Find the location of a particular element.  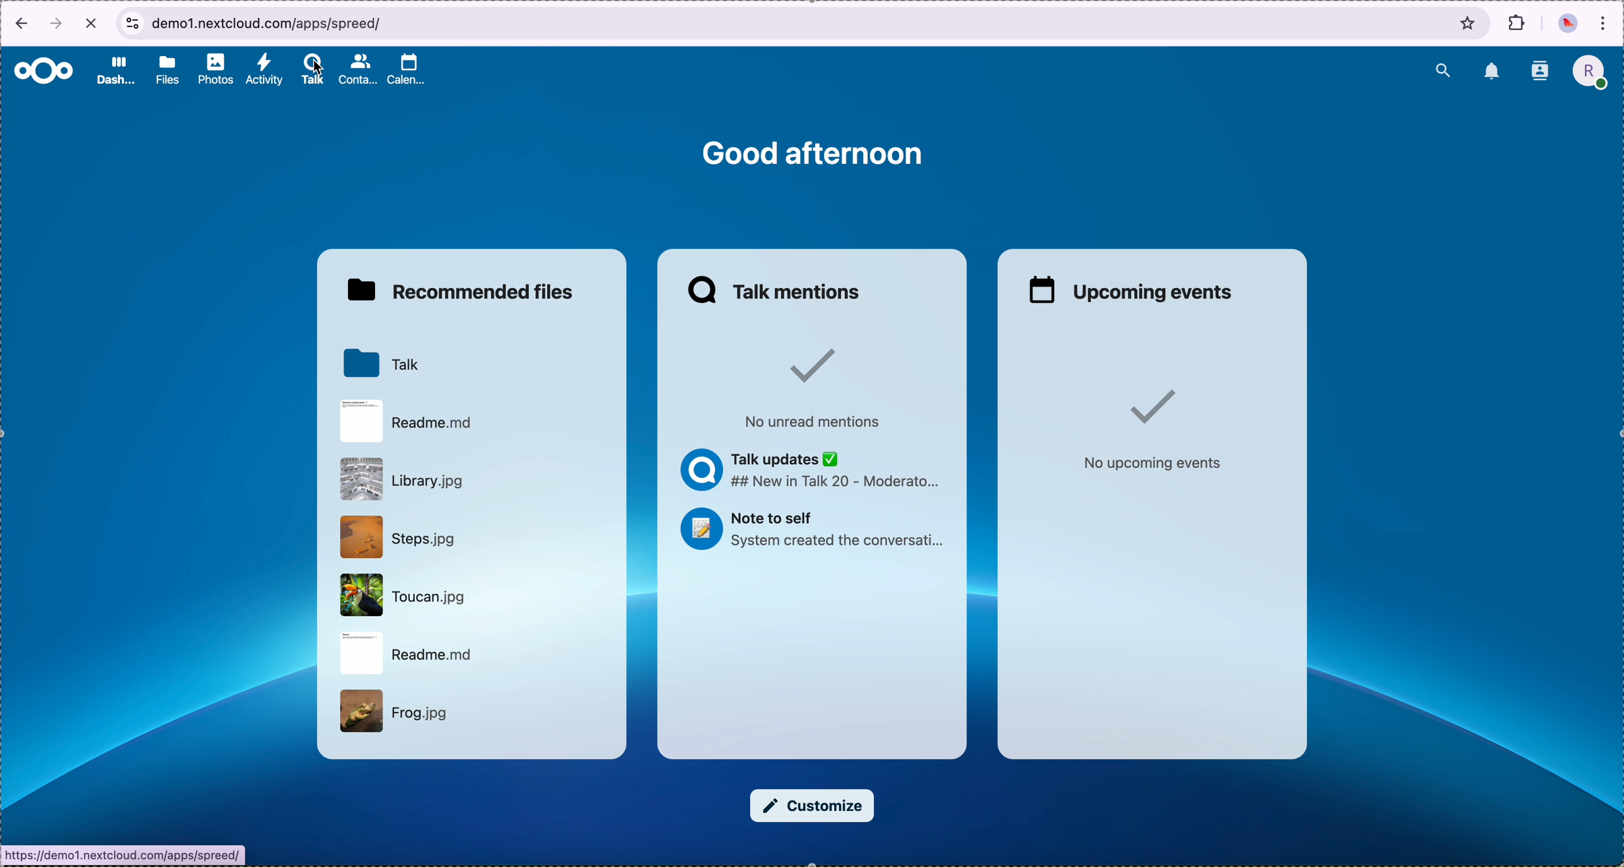

contacts is located at coordinates (358, 67).